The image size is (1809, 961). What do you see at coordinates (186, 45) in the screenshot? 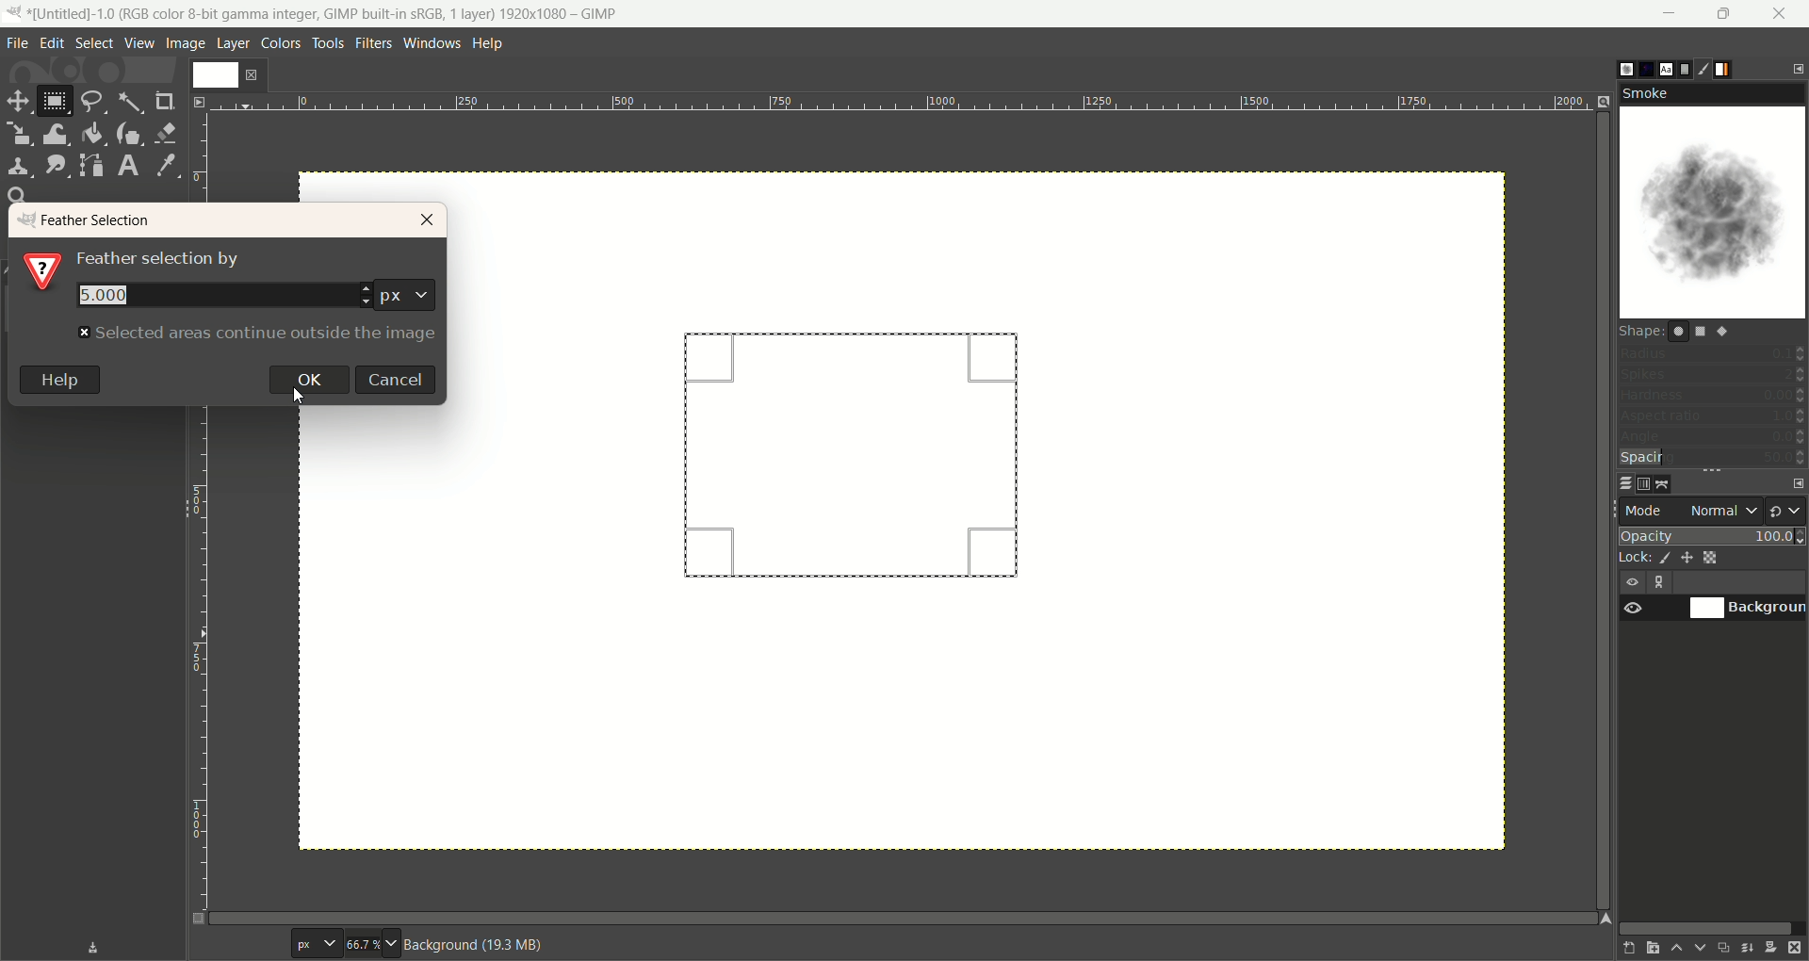
I see `image` at bounding box center [186, 45].